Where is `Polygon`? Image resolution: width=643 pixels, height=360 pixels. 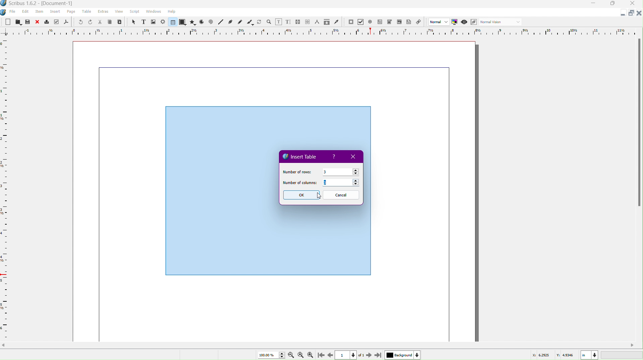
Polygon is located at coordinates (193, 22).